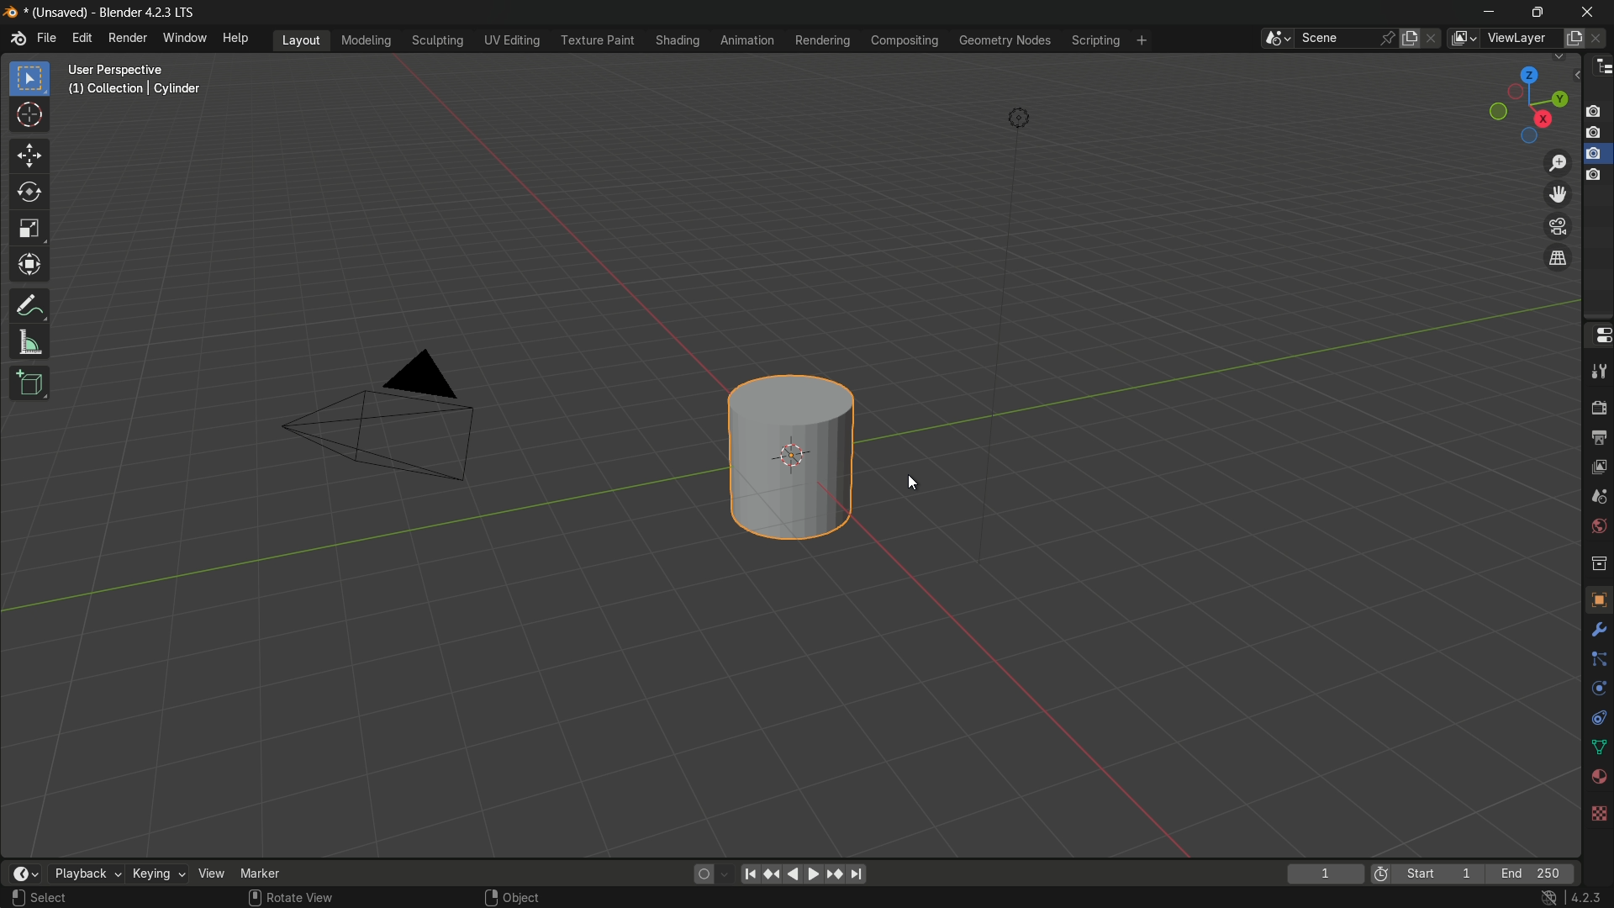  Describe the element at coordinates (1096, 40) in the screenshot. I see `scripting` at that location.